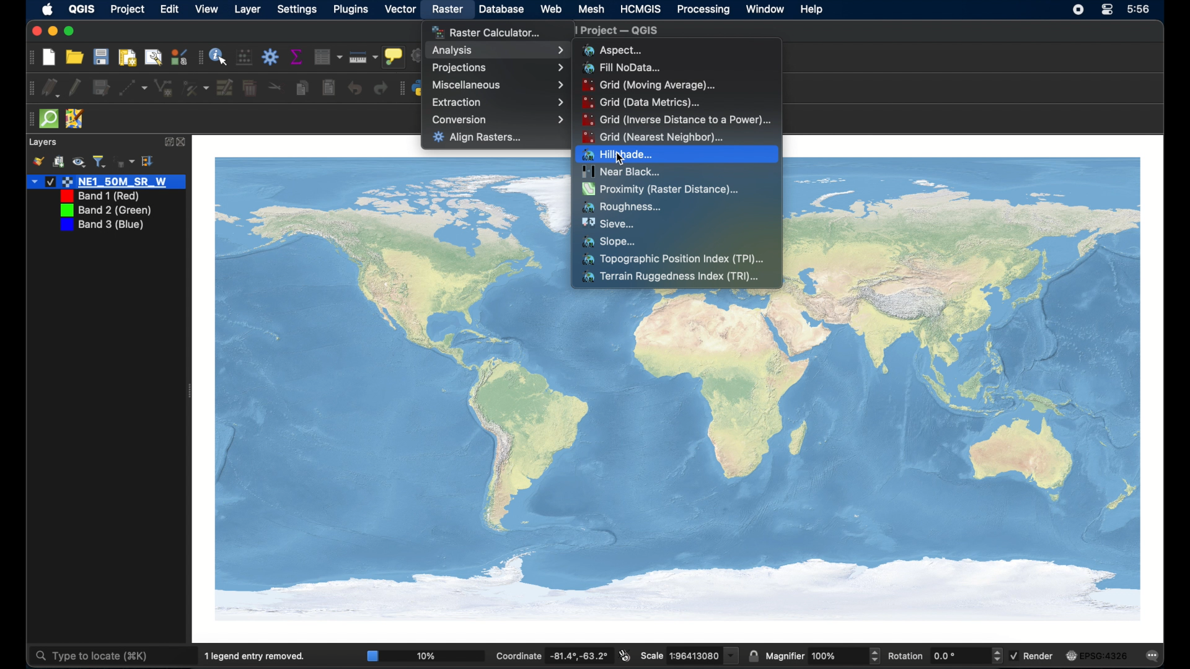 This screenshot has width=1190, height=669. I want to click on roughness, so click(623, 207).